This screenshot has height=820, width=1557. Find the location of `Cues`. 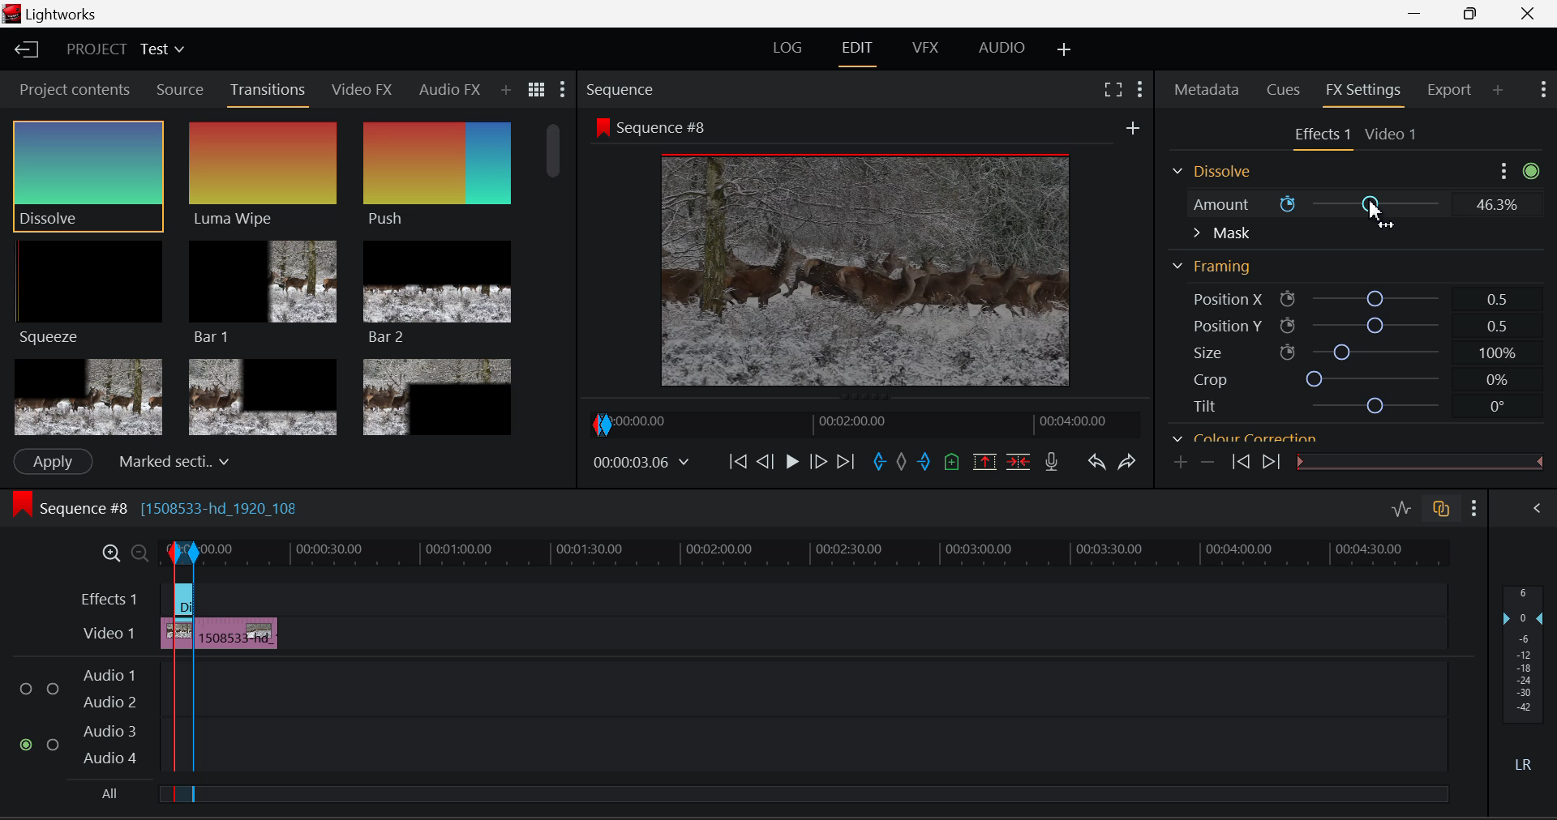

Cues is located at coordinates (1281, 91).